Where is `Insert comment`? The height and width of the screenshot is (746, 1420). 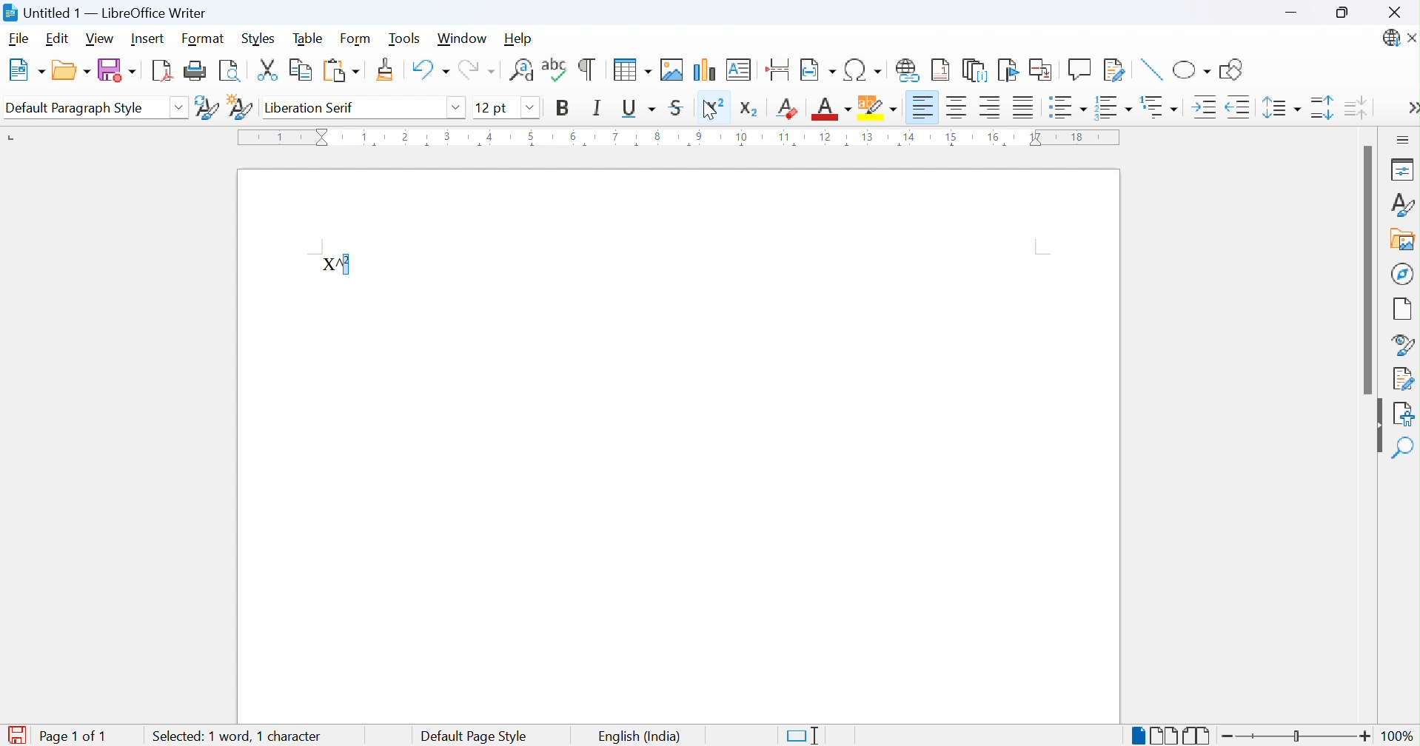
Insert comment is located at coordinates (1081, 69).